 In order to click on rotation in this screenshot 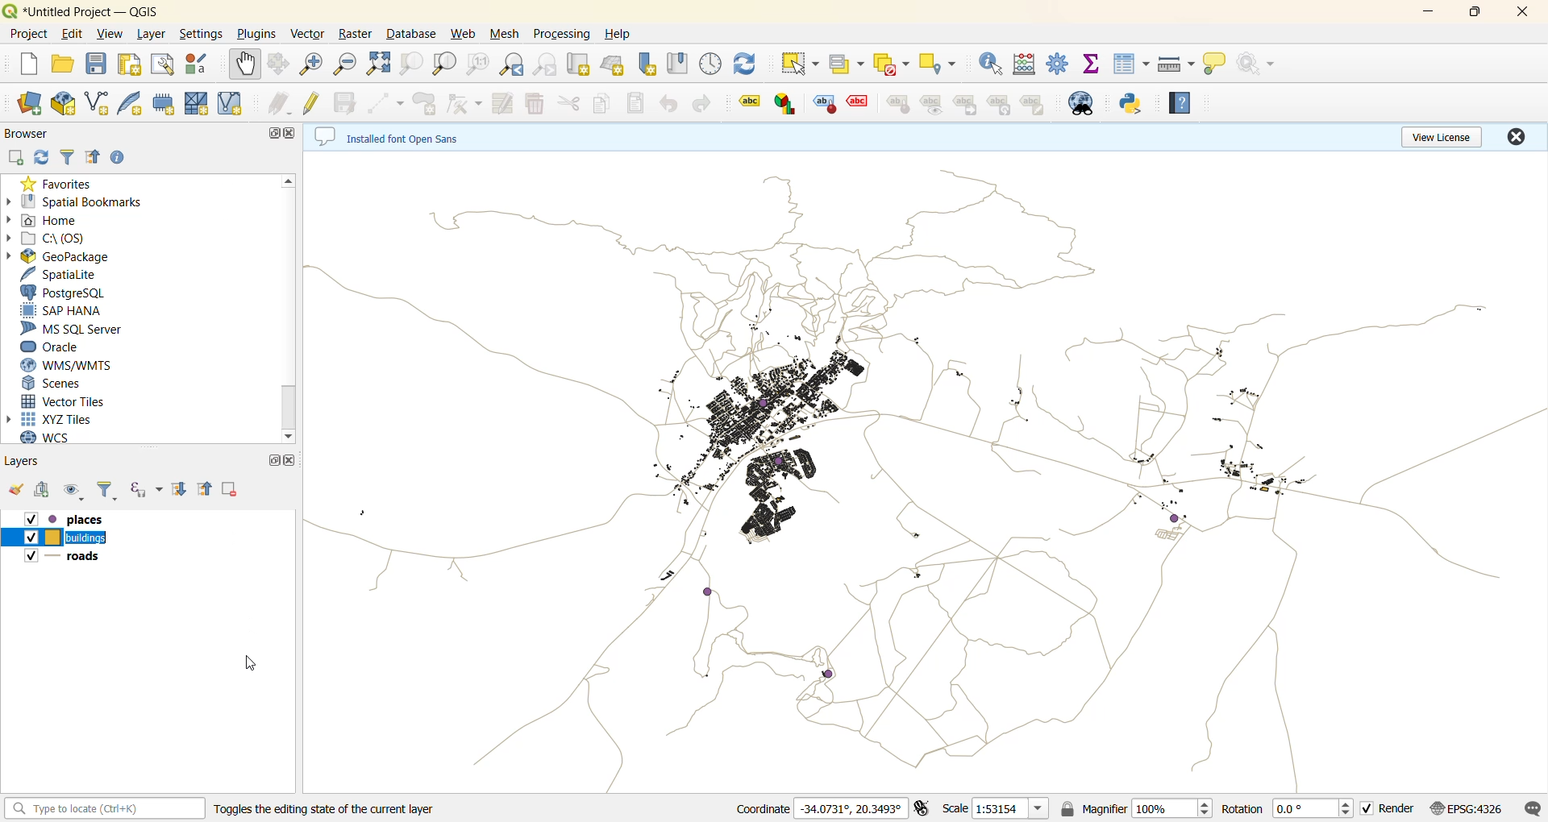, I will do `click(1289, 809)`.